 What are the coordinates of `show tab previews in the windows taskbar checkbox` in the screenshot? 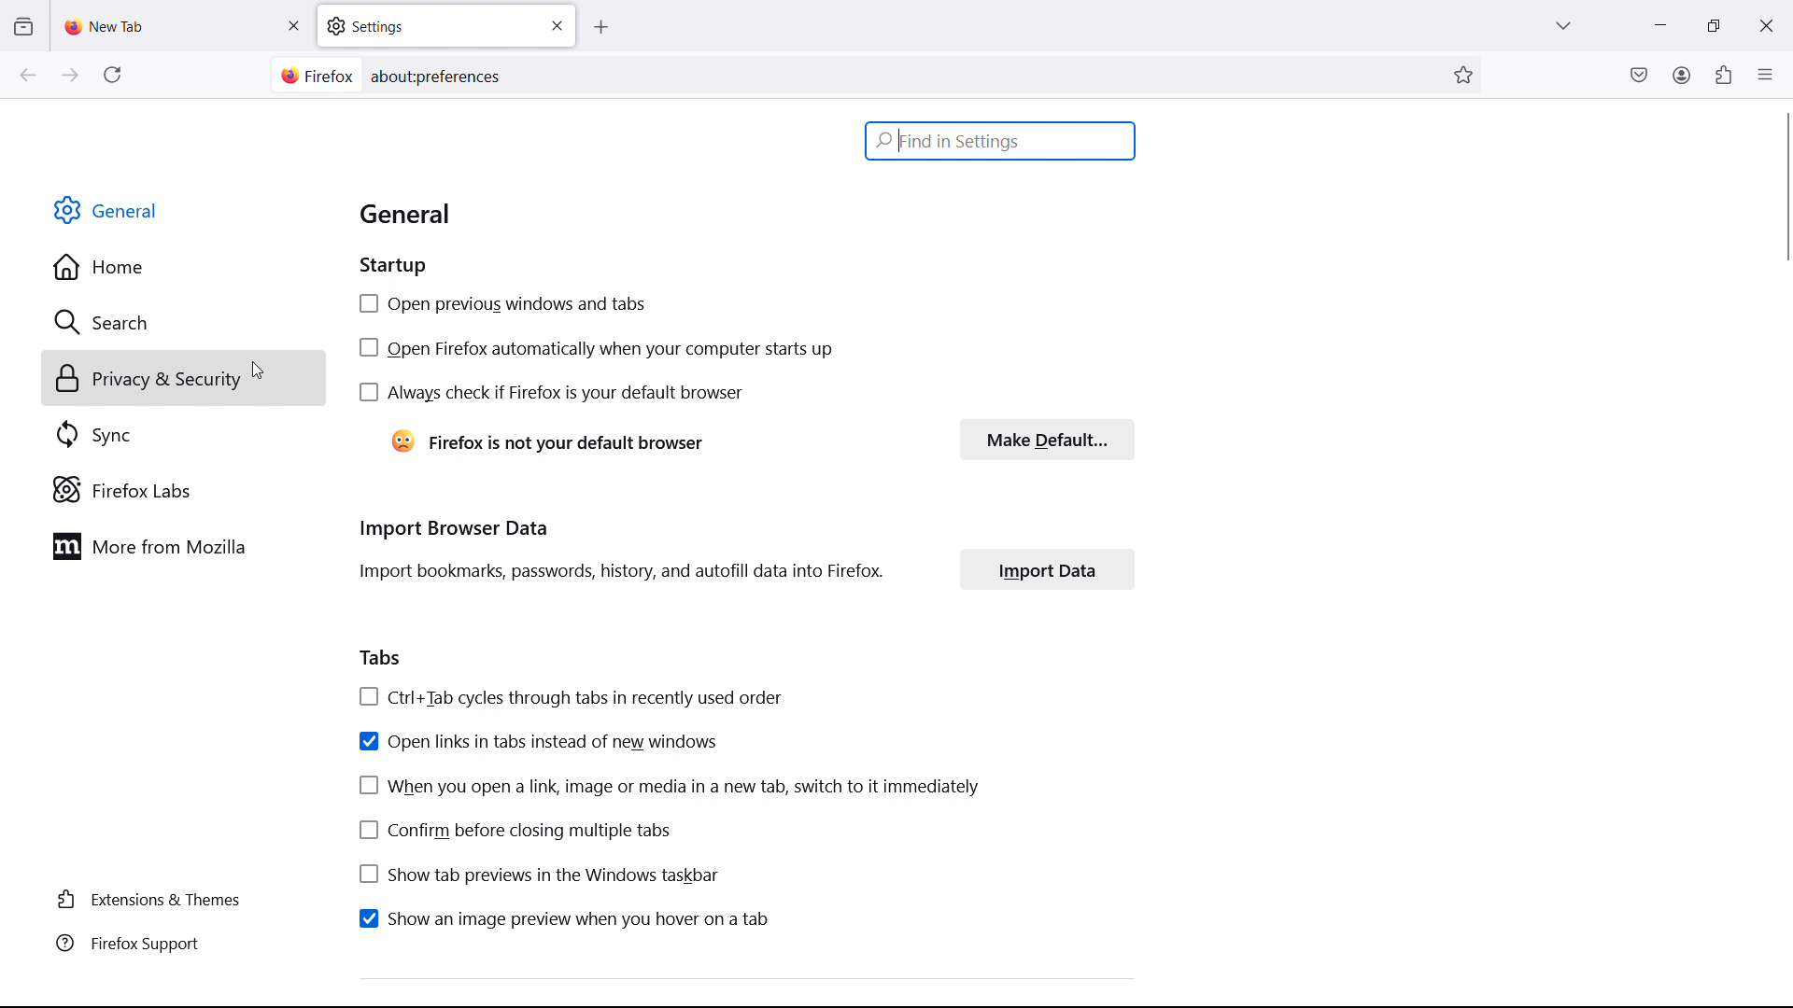 It's located at (540, 875).